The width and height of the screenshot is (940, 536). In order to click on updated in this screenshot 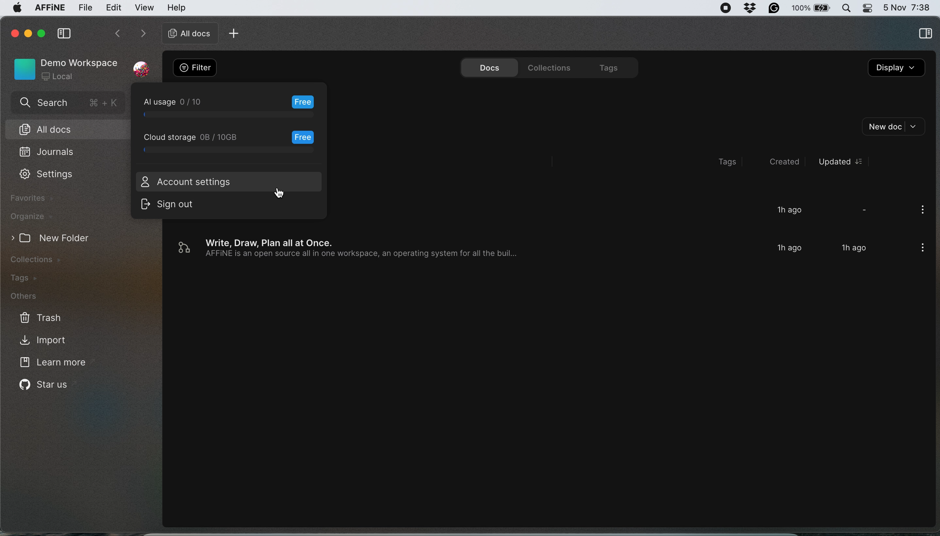, I will do `click(840, 162)`.